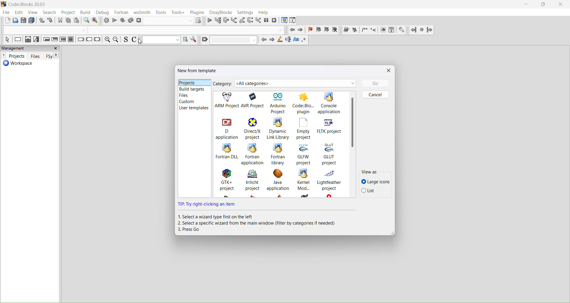  I want to click on new from template, so click(198, 71).